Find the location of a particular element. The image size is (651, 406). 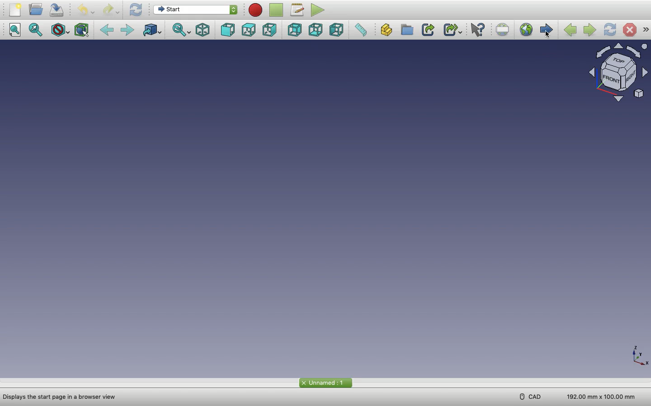

Isometric is located at coordinates (203, 31).